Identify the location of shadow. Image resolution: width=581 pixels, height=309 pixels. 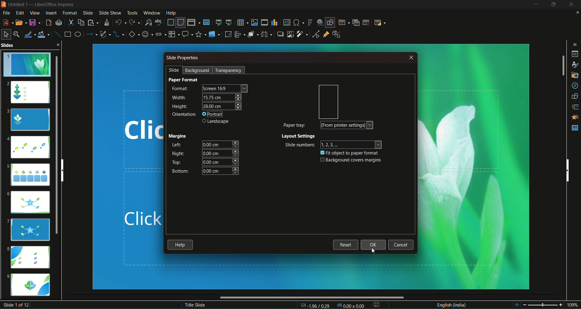
(280, 34).